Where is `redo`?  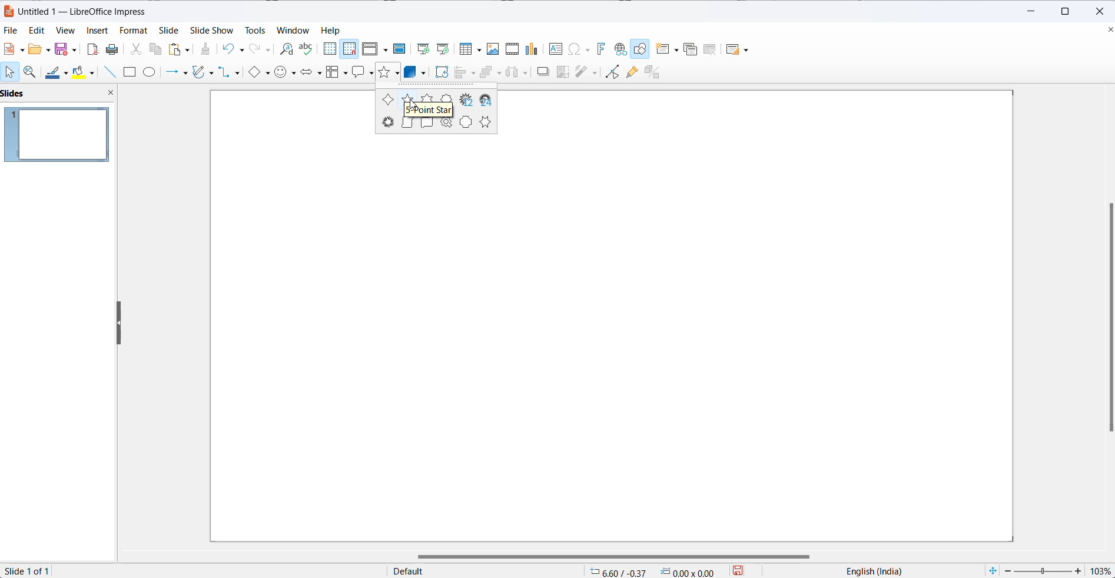 redo is located at coordinates (261, 49).